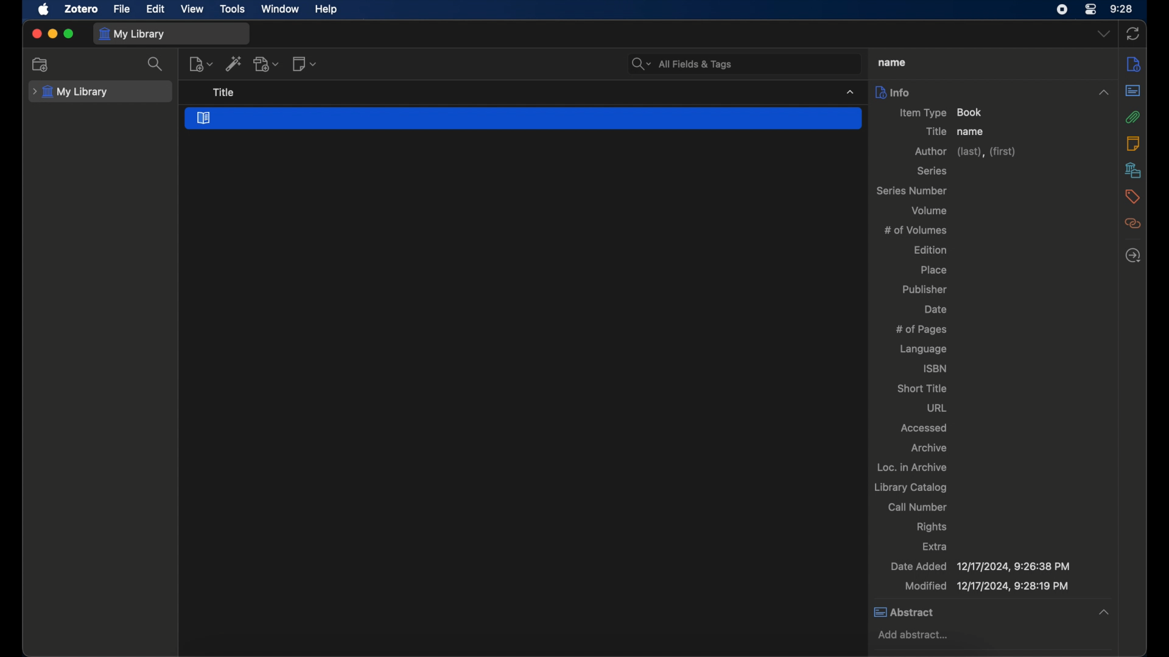 This screenshot has width=1169, height=657. Describe the element at coordinates (1090, 10) in the screenshot. I see `control center` at that location.